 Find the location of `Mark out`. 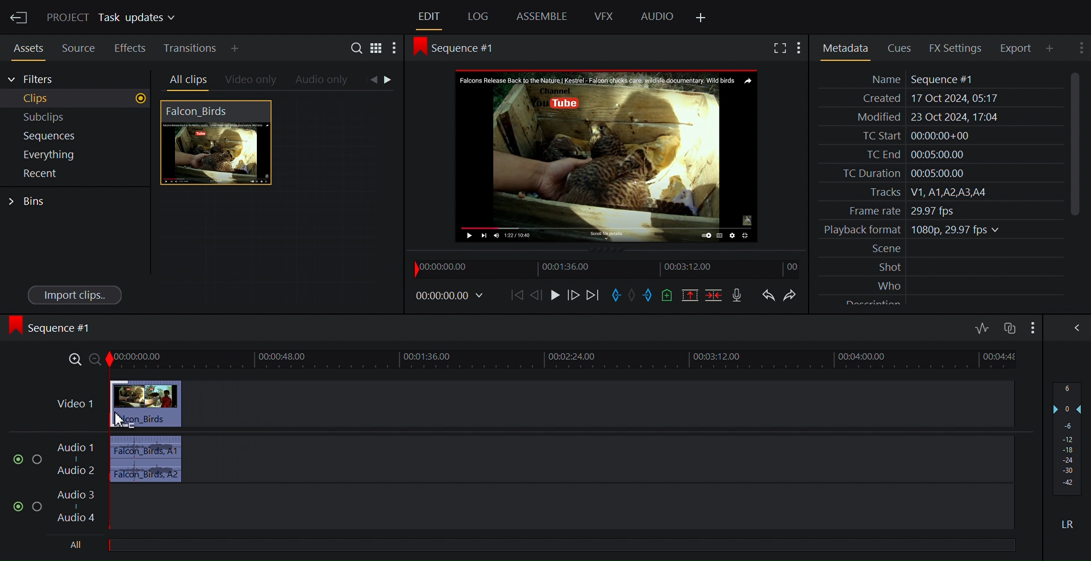

Mark out is located at coordinates (649, 295).